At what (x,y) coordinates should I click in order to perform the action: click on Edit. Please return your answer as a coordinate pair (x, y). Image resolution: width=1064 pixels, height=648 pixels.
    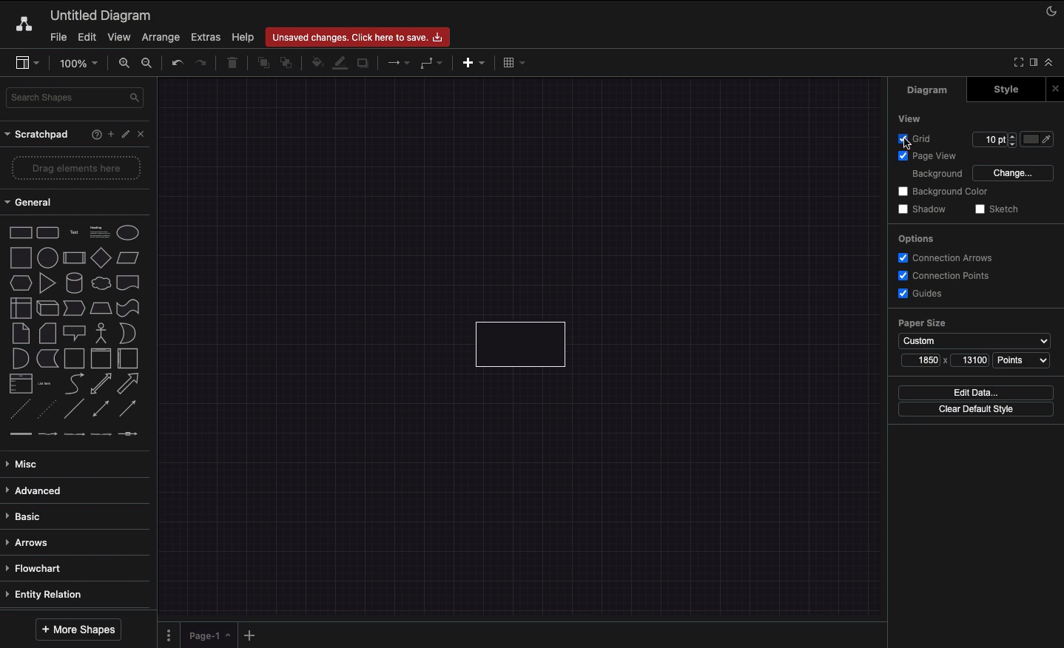
    Looking at the image, I should click on (87, 37).